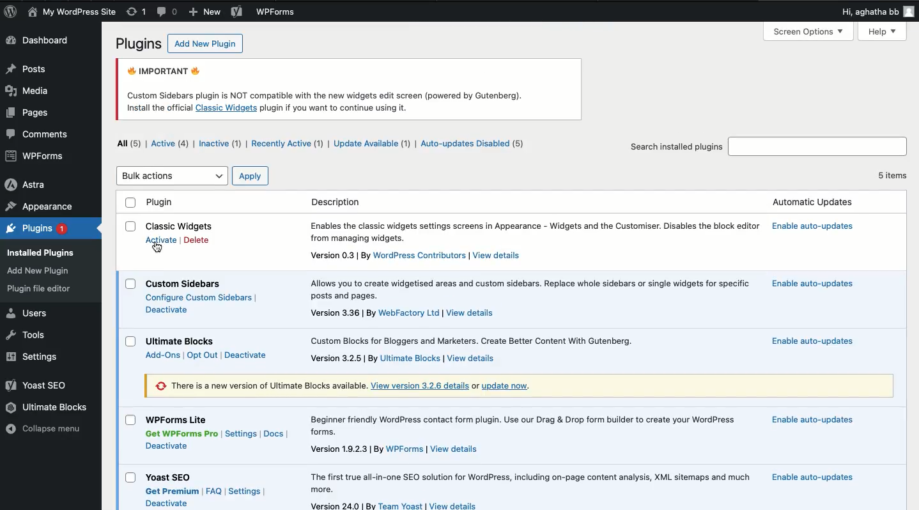 This screenshot has height=510, width=919. Describe the element at coordinates (883, 32) in the screenshot. I see `Help` at that location.